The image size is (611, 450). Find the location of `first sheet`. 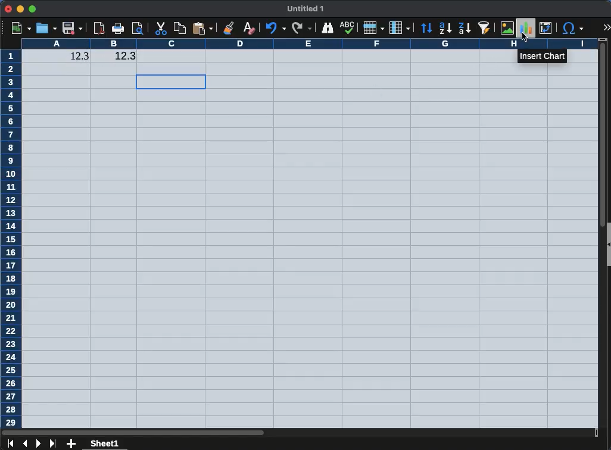

first sheet is located at coordinates (11, 443).